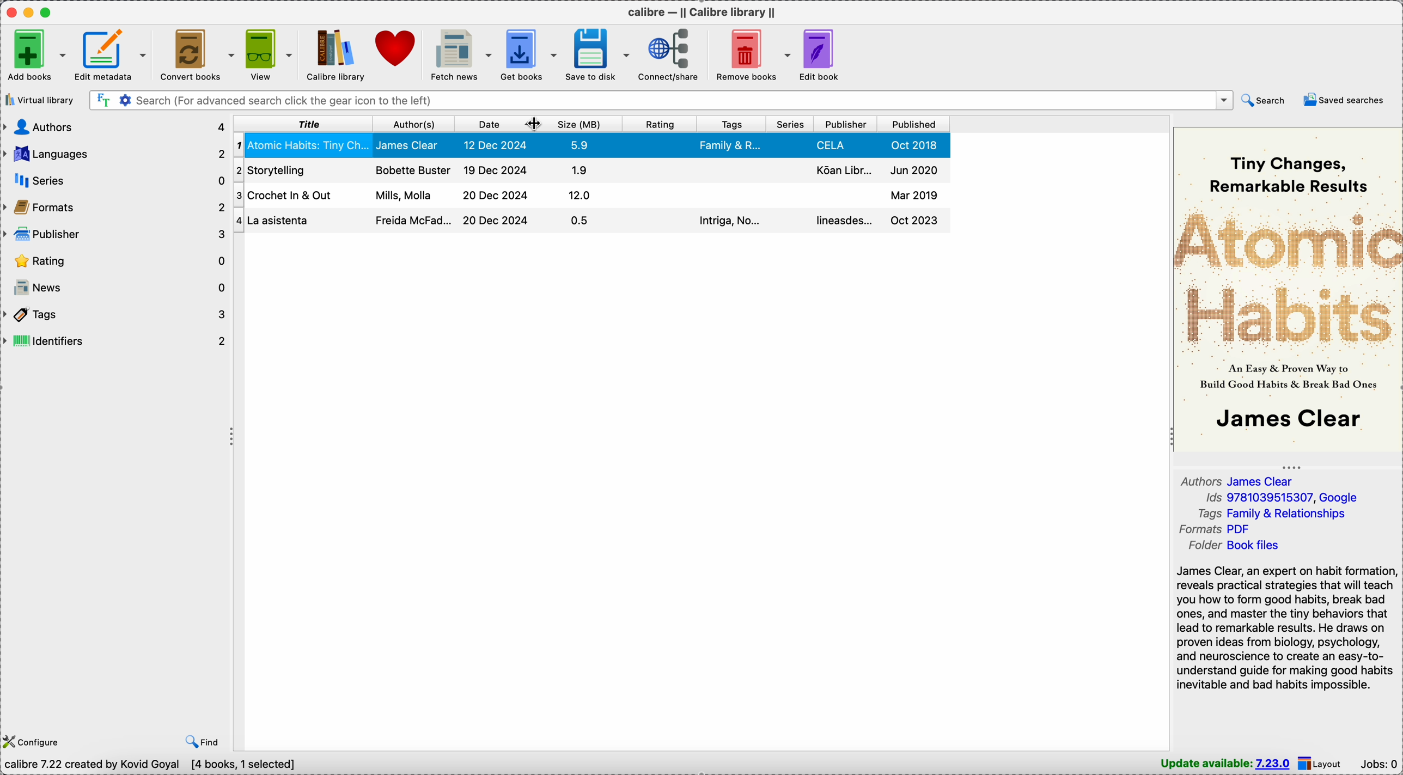 Image resolution: width=1403 pixels, height=775 pixels. Describe the element at coordinates (593, 169) in the screenshot. I see `Crochet In & Out book details` at that location.